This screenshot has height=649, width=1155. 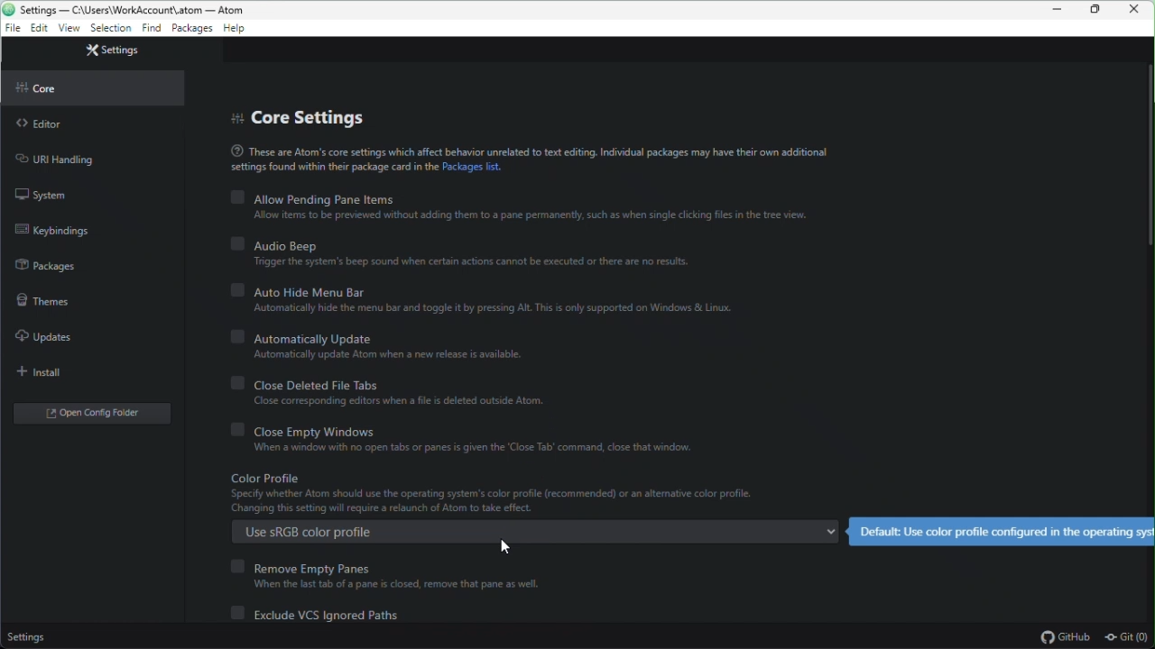 What do you see at coordinates (322, 613) in the screenshot?
I see `Exclude VCS ignored path` at bounding box center [322, 613].